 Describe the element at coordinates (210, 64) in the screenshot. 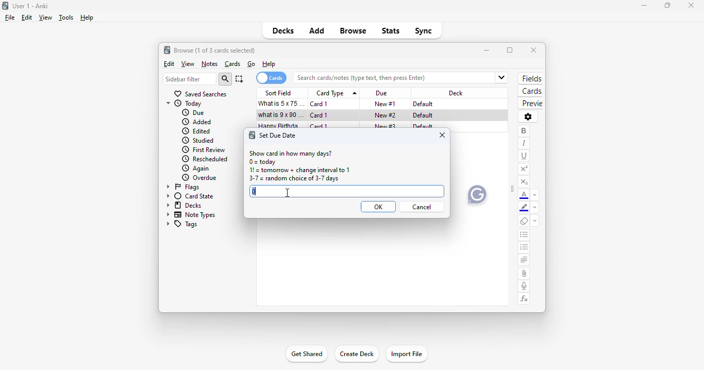

I see `notes` at that location.